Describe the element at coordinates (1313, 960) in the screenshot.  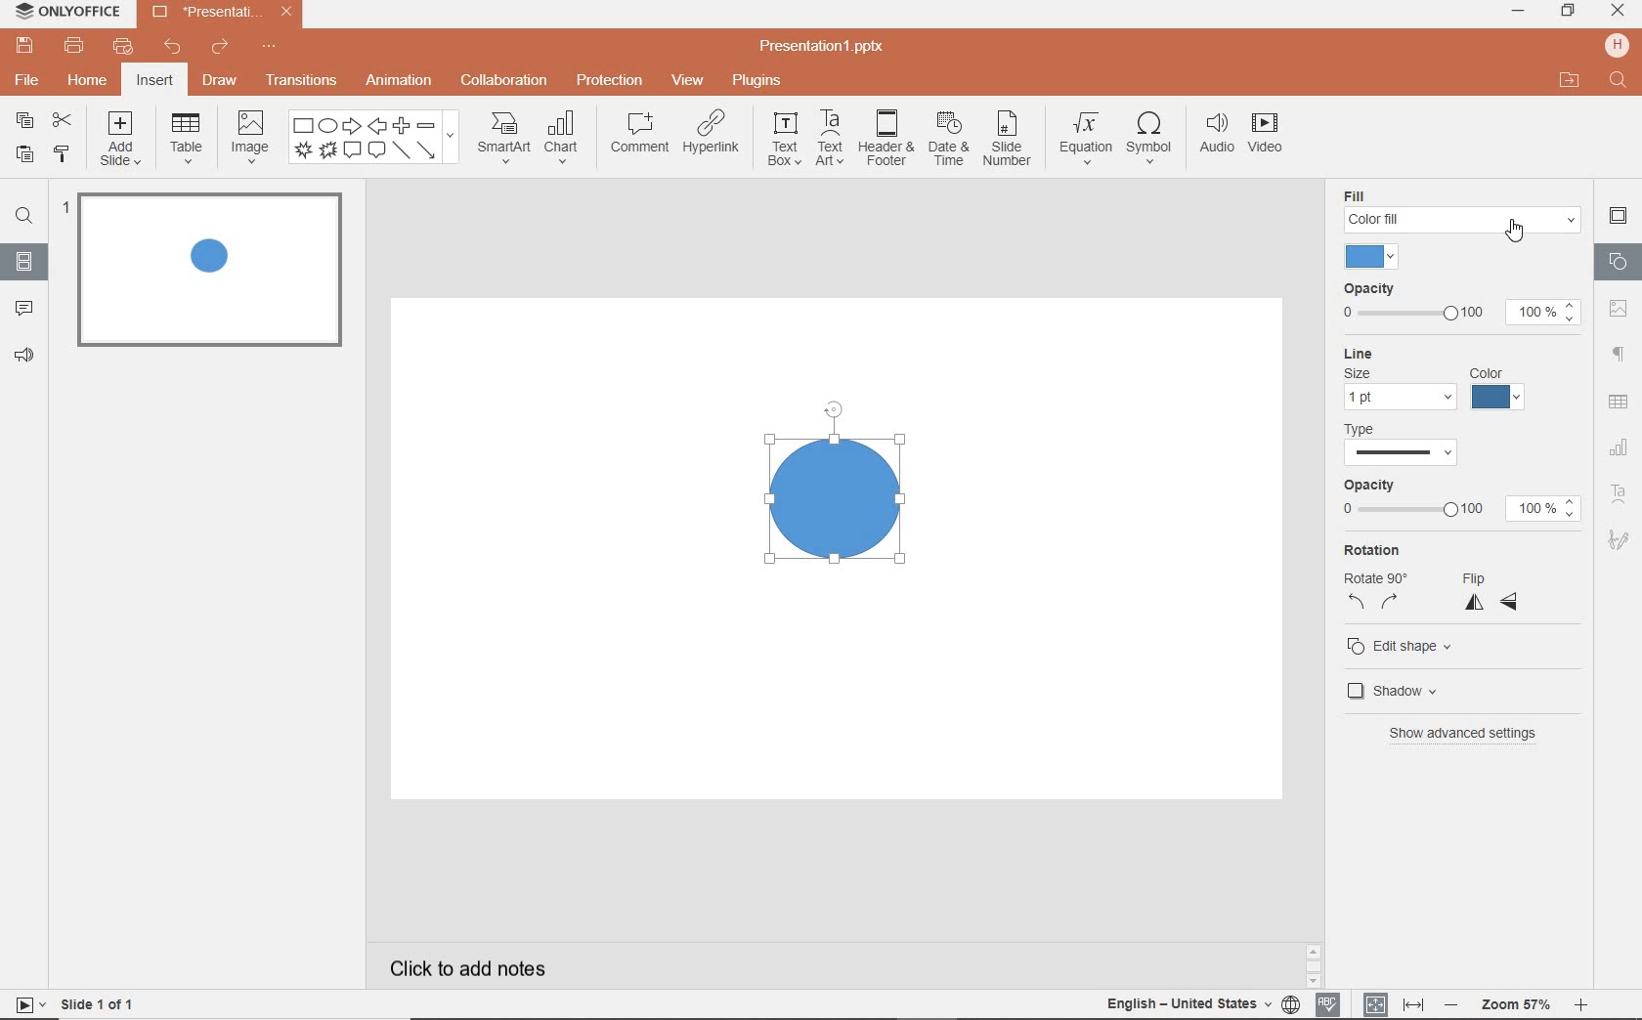
I see `scrollbar` at that location.